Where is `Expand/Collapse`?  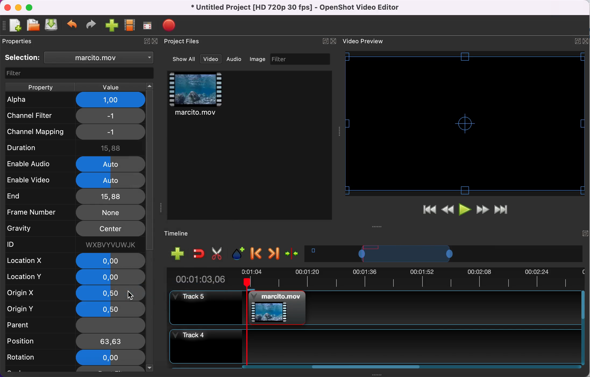 Expand/Collapse is located at coordinates (578, 41).